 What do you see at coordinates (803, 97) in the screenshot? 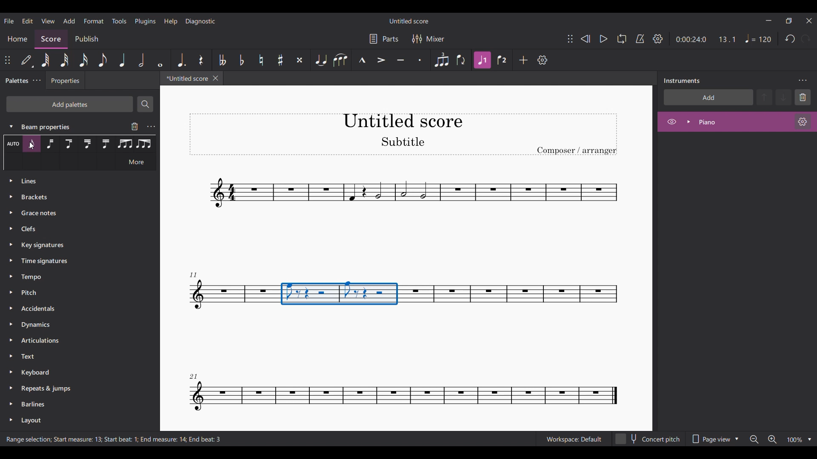
I see `Delete` at bounding box center [803, 97].